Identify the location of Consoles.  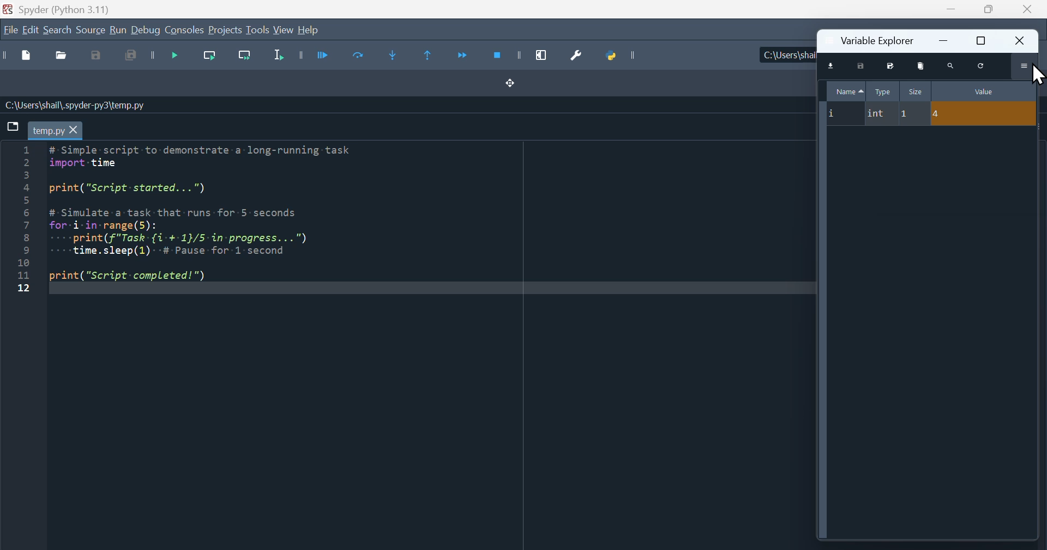
(184, 30).